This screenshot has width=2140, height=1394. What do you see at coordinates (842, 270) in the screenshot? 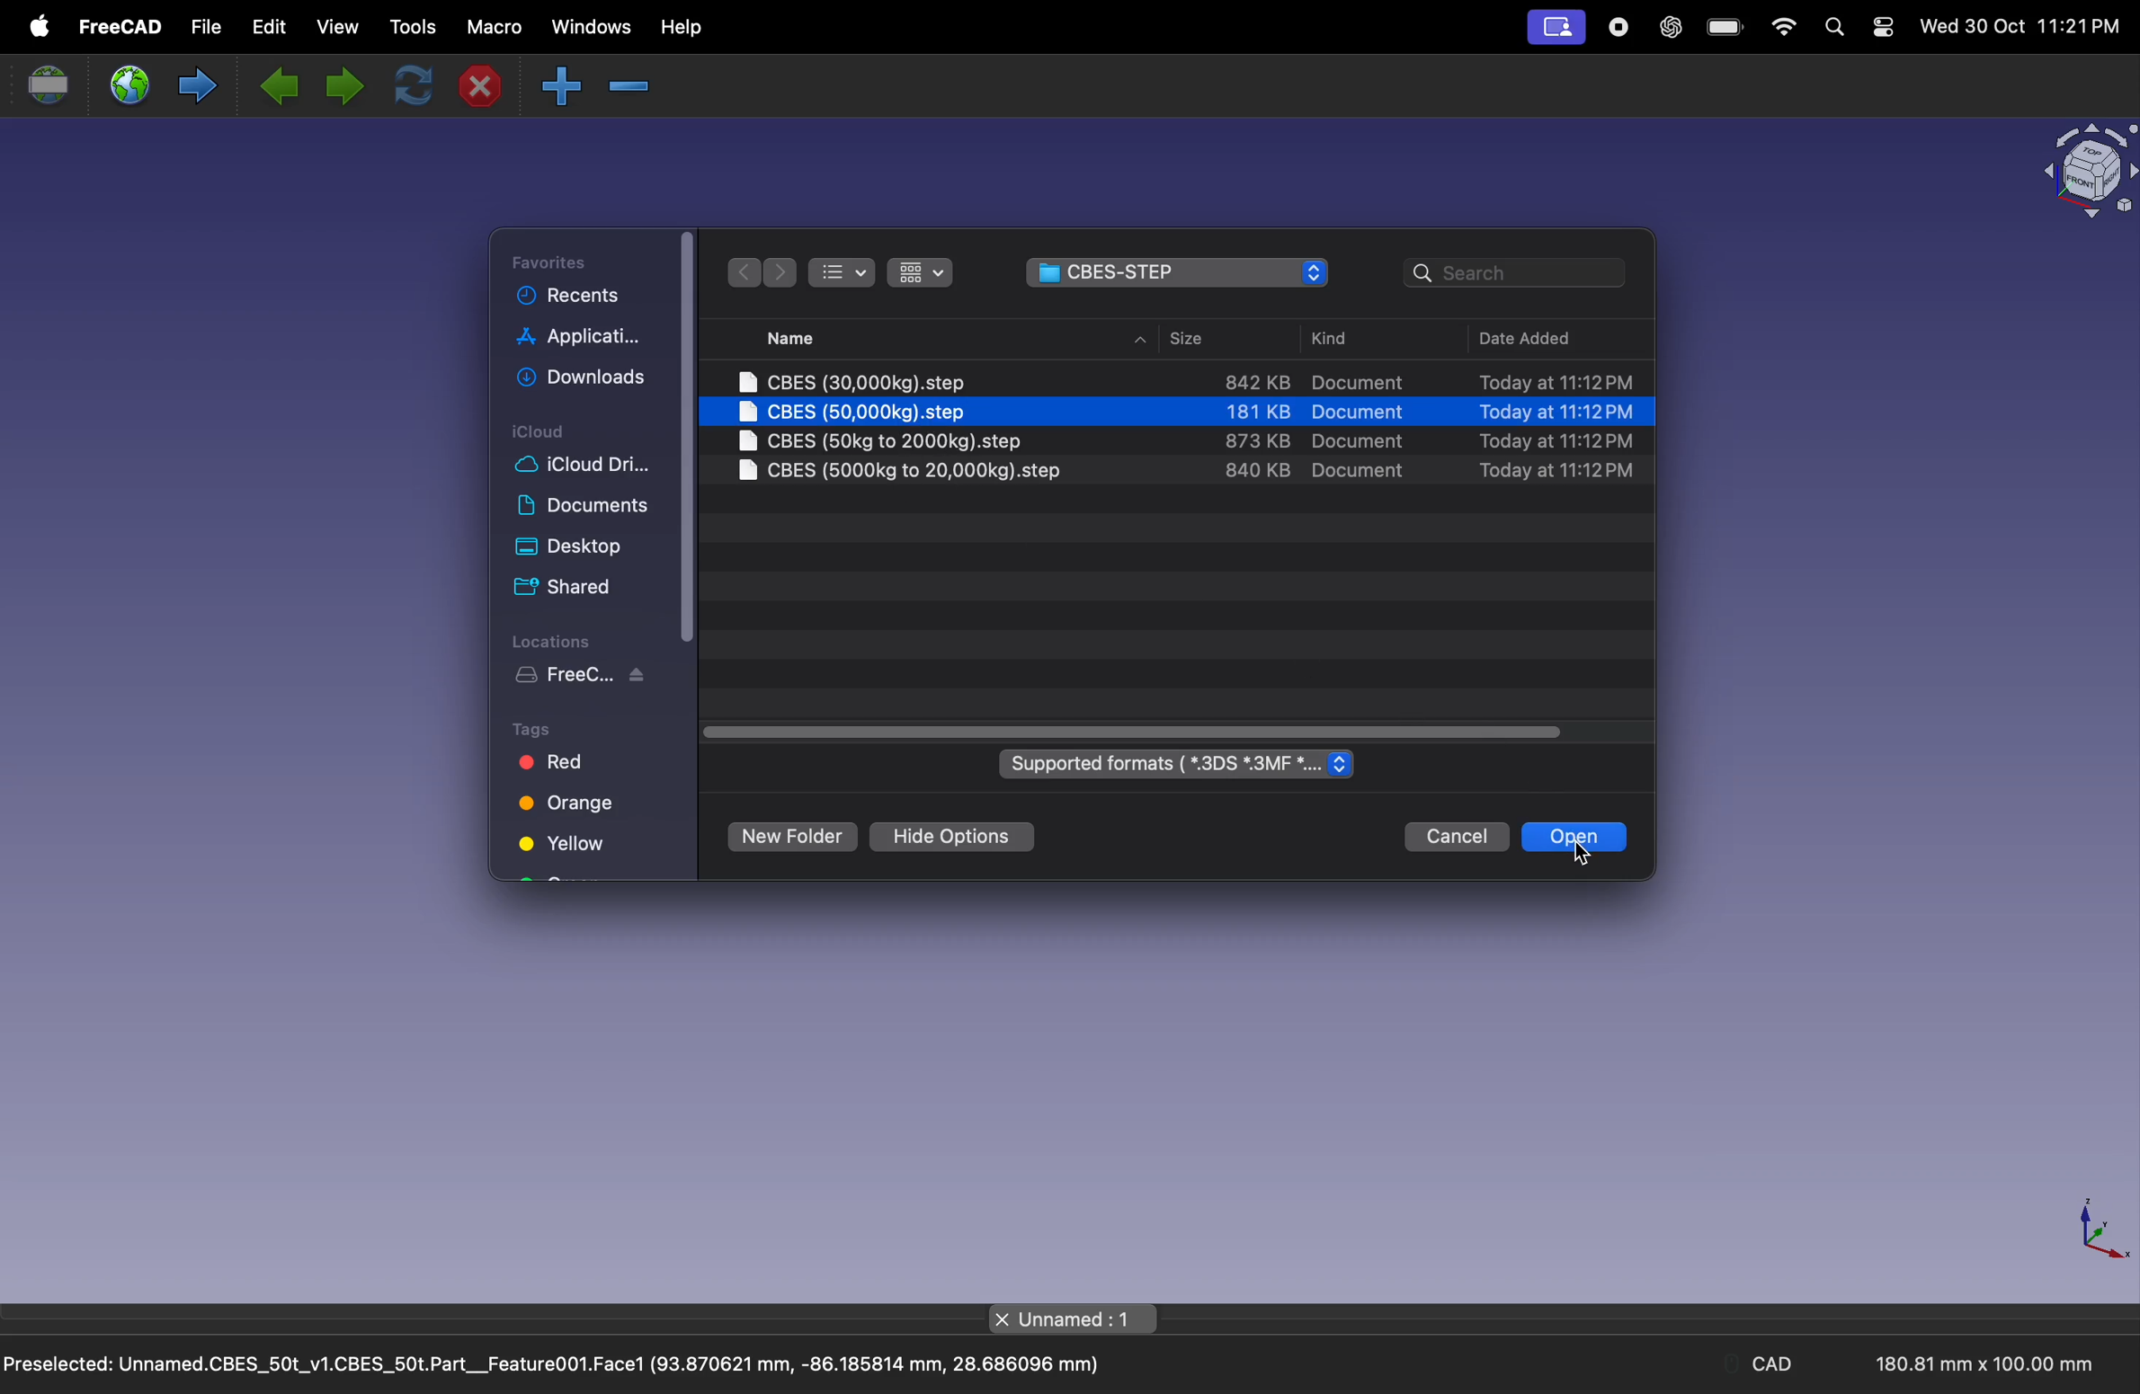
I see `numbered list` at bounding box center [842, 270].